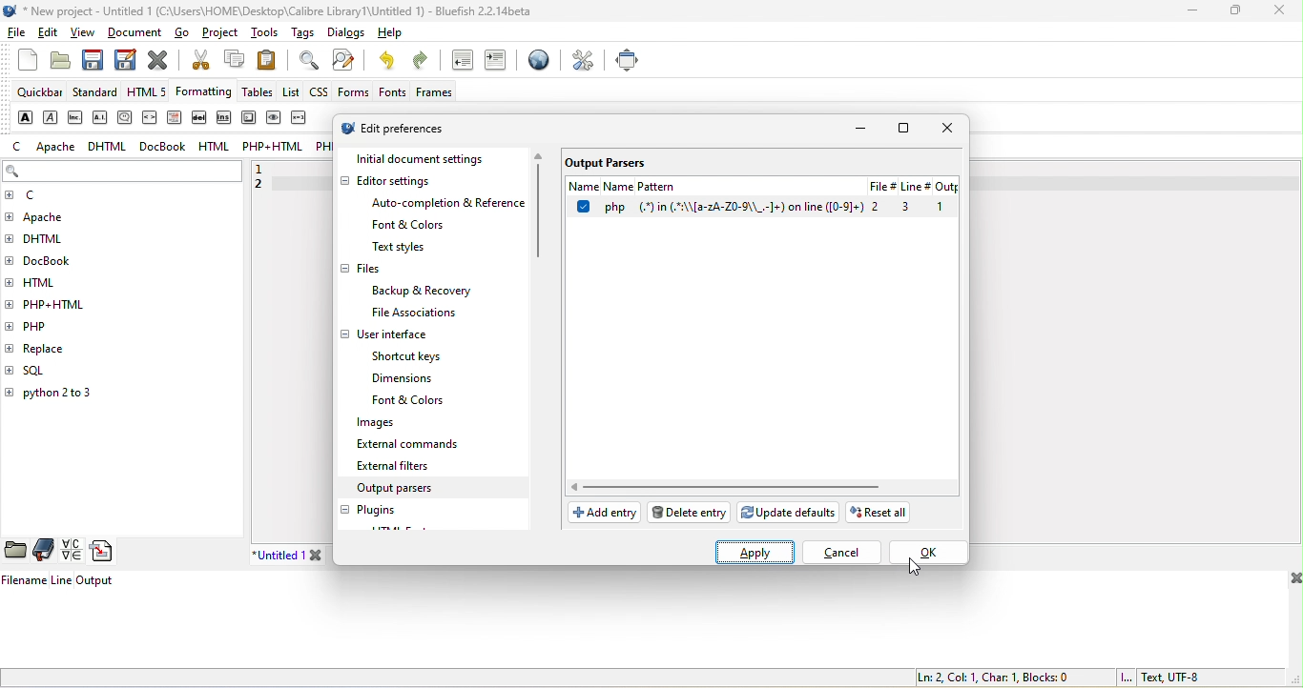 The image size is (1303, 688). Describe the element at coordinates (268, 168) in the screenshot. I see `1` at that location.